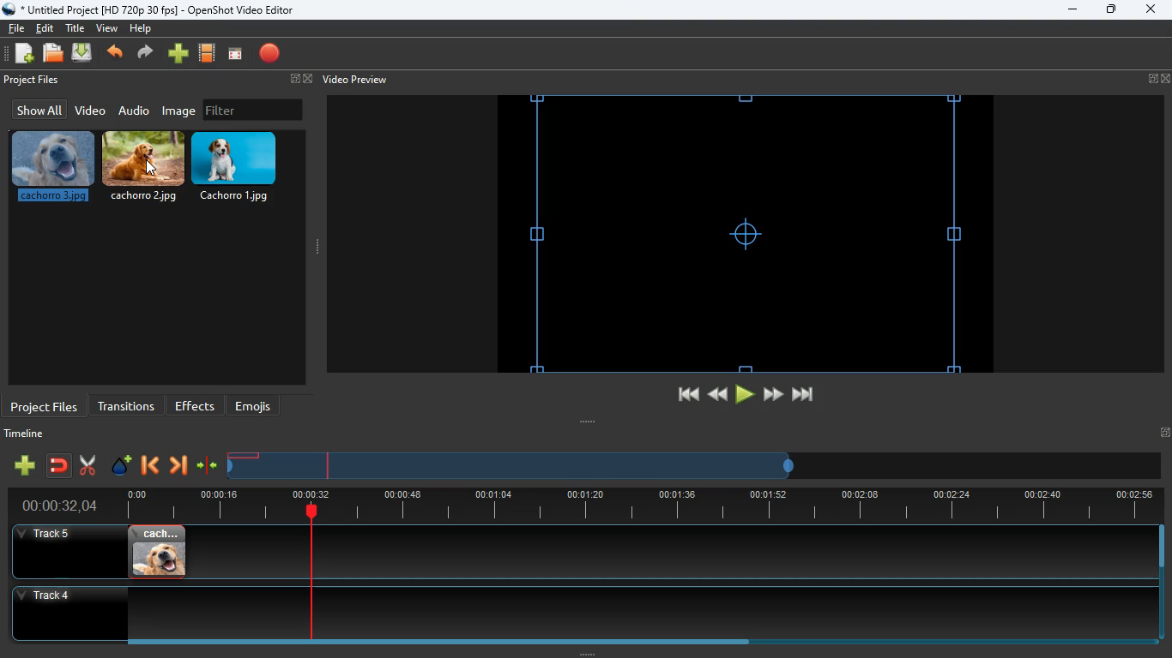 The image size is (1172, 658). What do you see at coordinates (716, 394) in the screenshot?
I see `back` at bounding box center [716, 394].